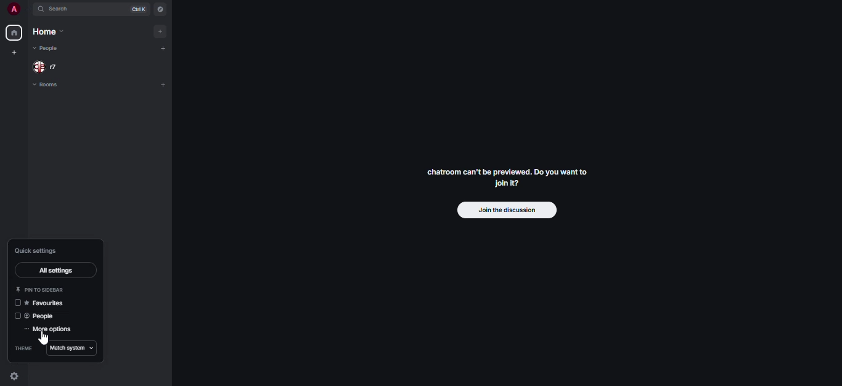 Image resolution: width=842 pixels, height=386 pixels. Describe the element at coordinates (17, 316) in the screenshot. I see `click to enable` at that location.